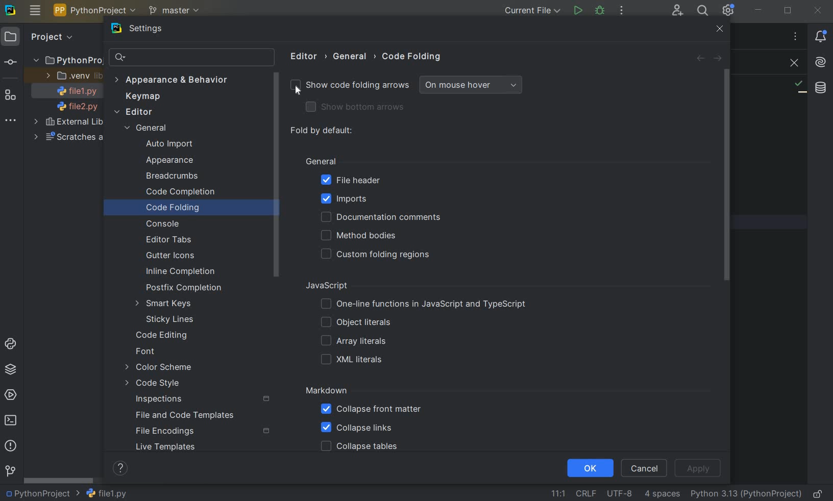 The width and height of the screenshot is (833, 501). What do you see at coordinates (323, 131) in the screenshot?
I see `FOLD BY DEFAULT` at bounding box center [323, 131].